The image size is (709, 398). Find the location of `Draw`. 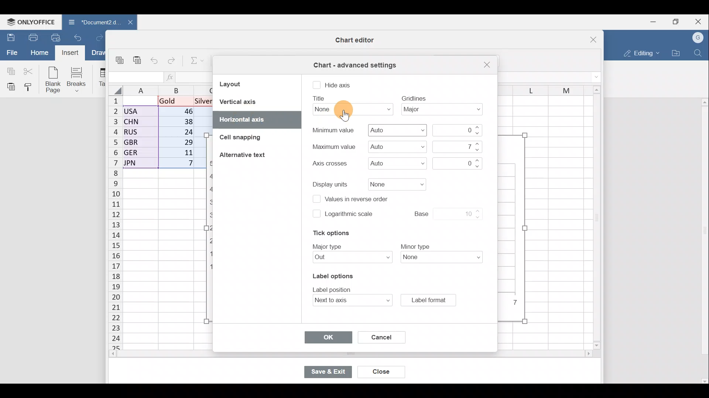

Draw is located at coordinates (98, 53).